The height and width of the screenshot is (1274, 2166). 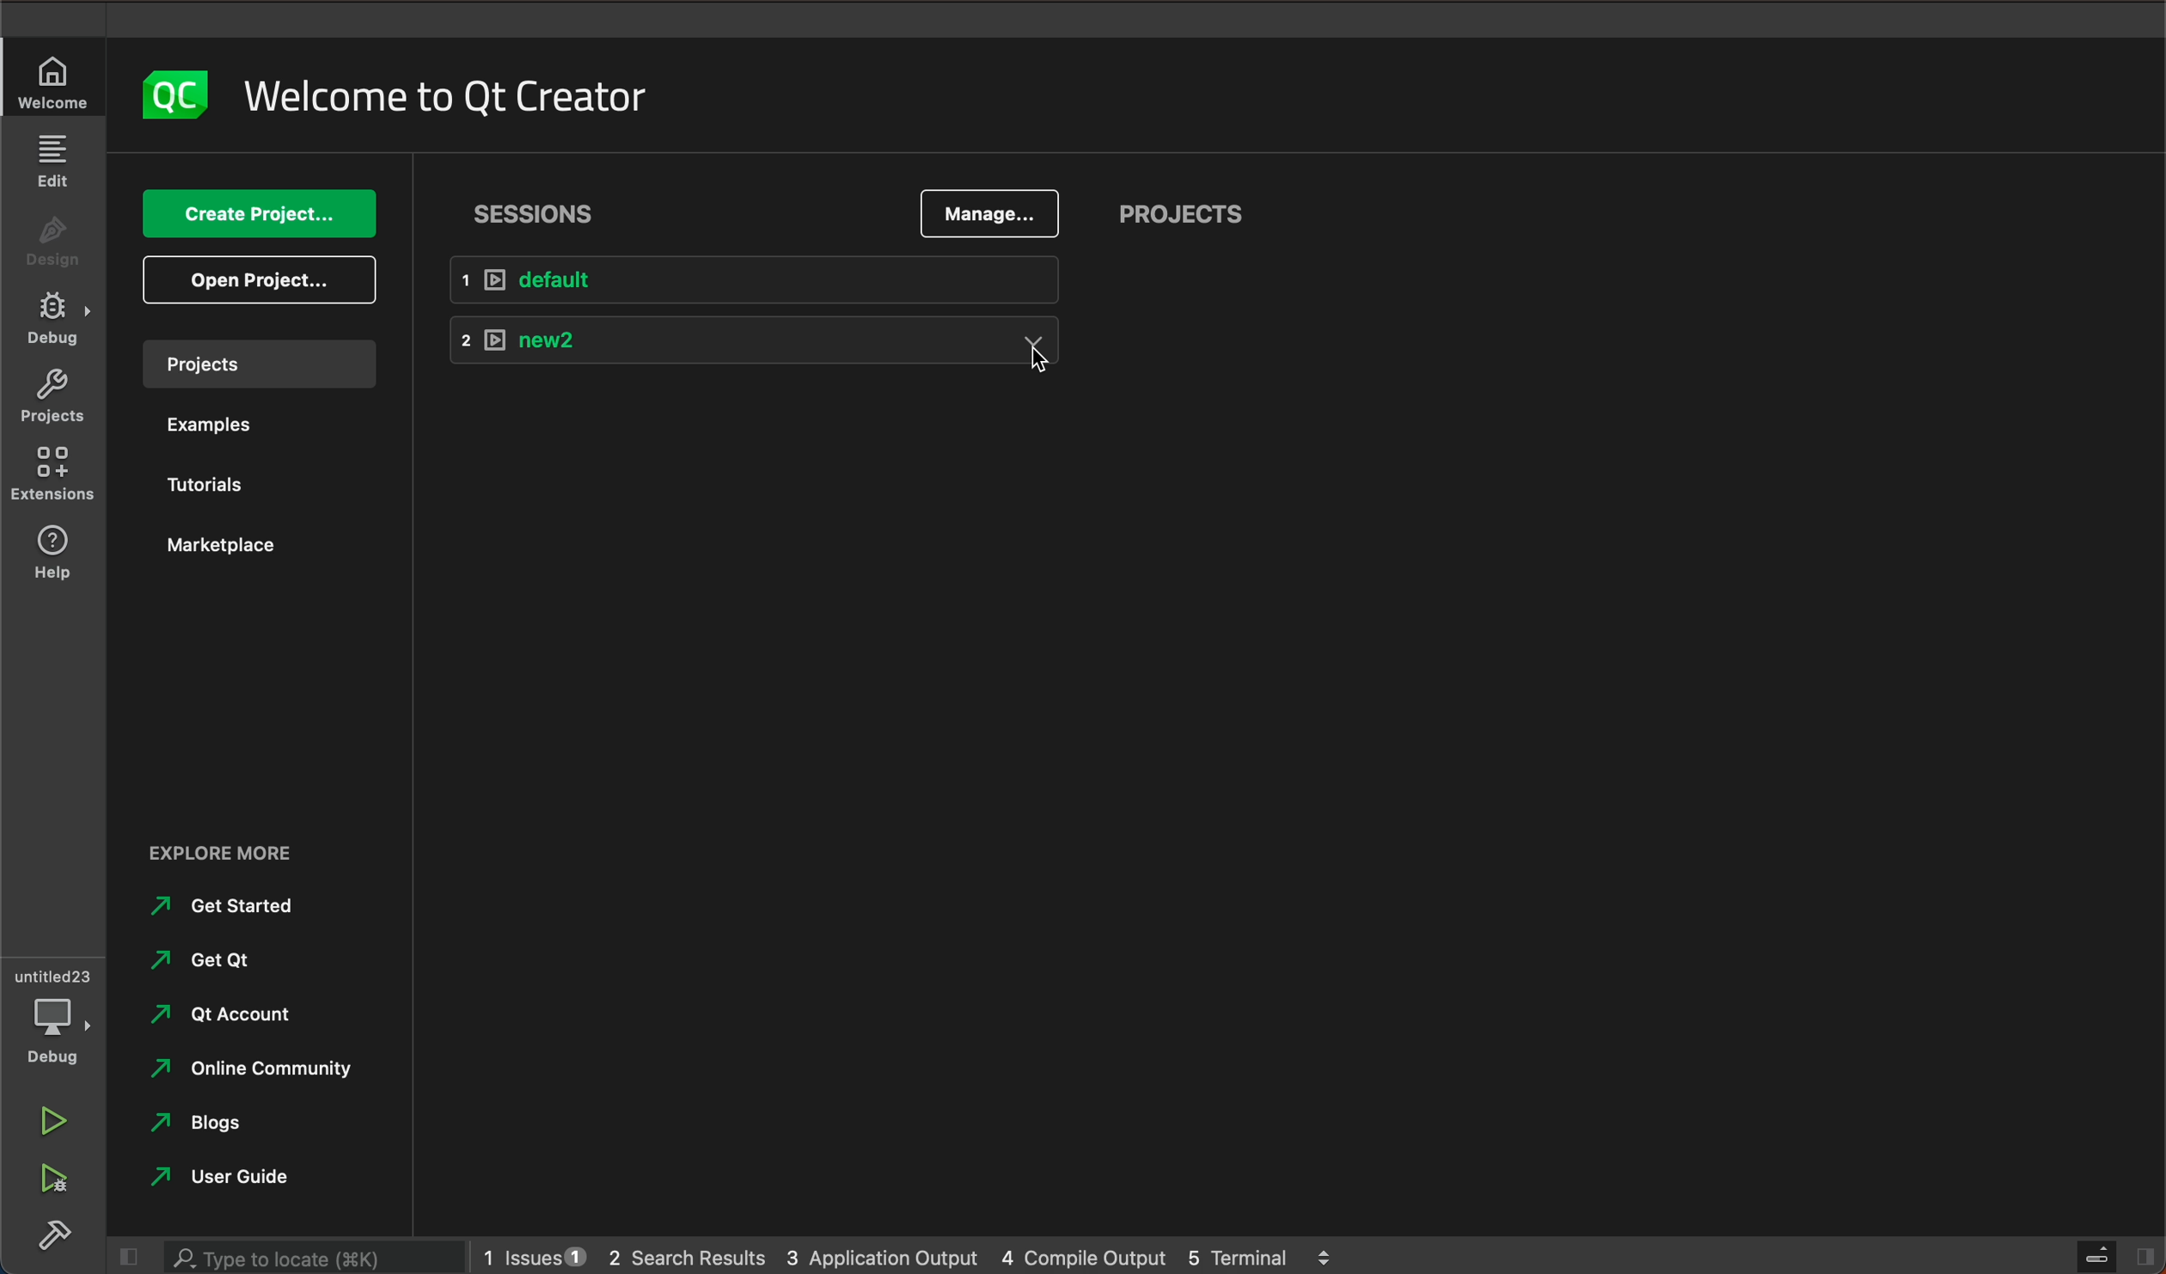 What do you see at coordinates (750, 344) in the screenshot?
I see `new 2 ` at bounding box center [750, 344].